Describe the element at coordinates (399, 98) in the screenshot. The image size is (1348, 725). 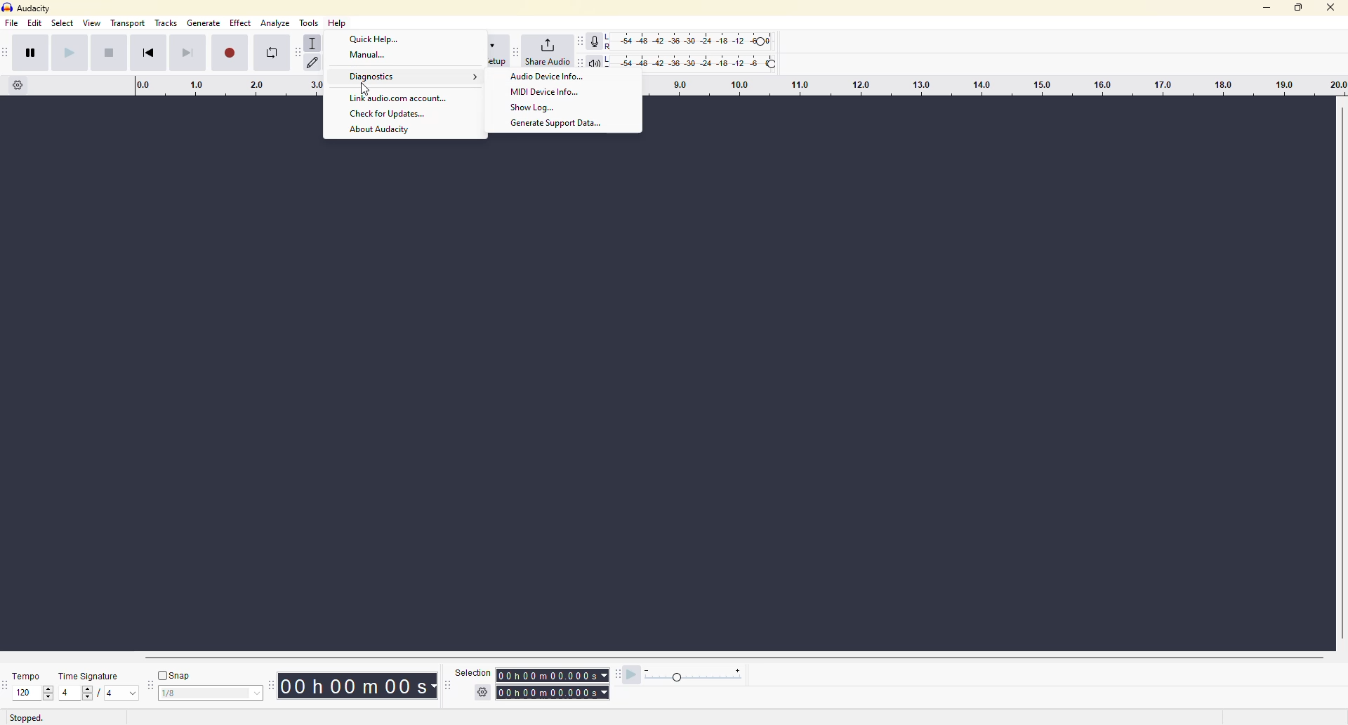
I see `Link audio.com account.` at that location.